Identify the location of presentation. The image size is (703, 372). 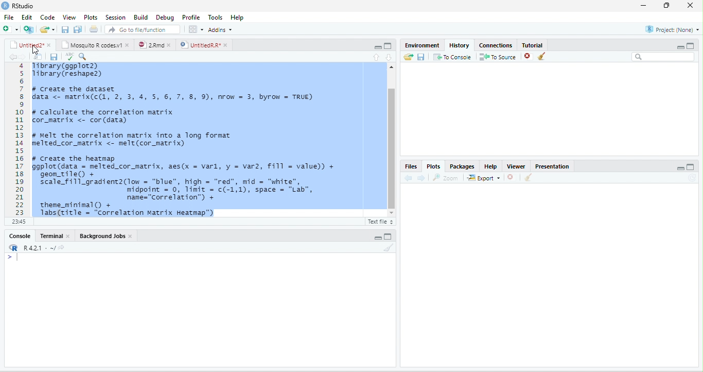
(554, 165).